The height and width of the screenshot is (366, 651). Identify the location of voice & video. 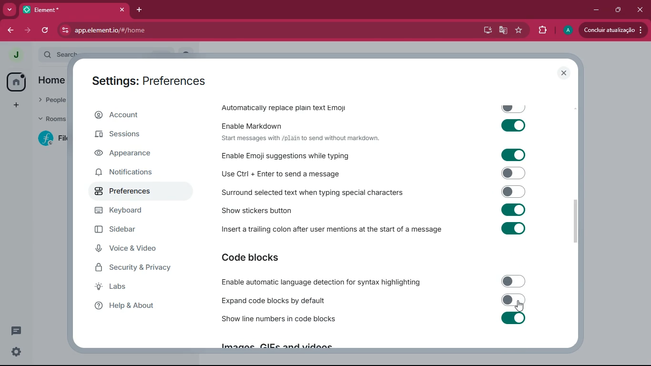
(140, 248).